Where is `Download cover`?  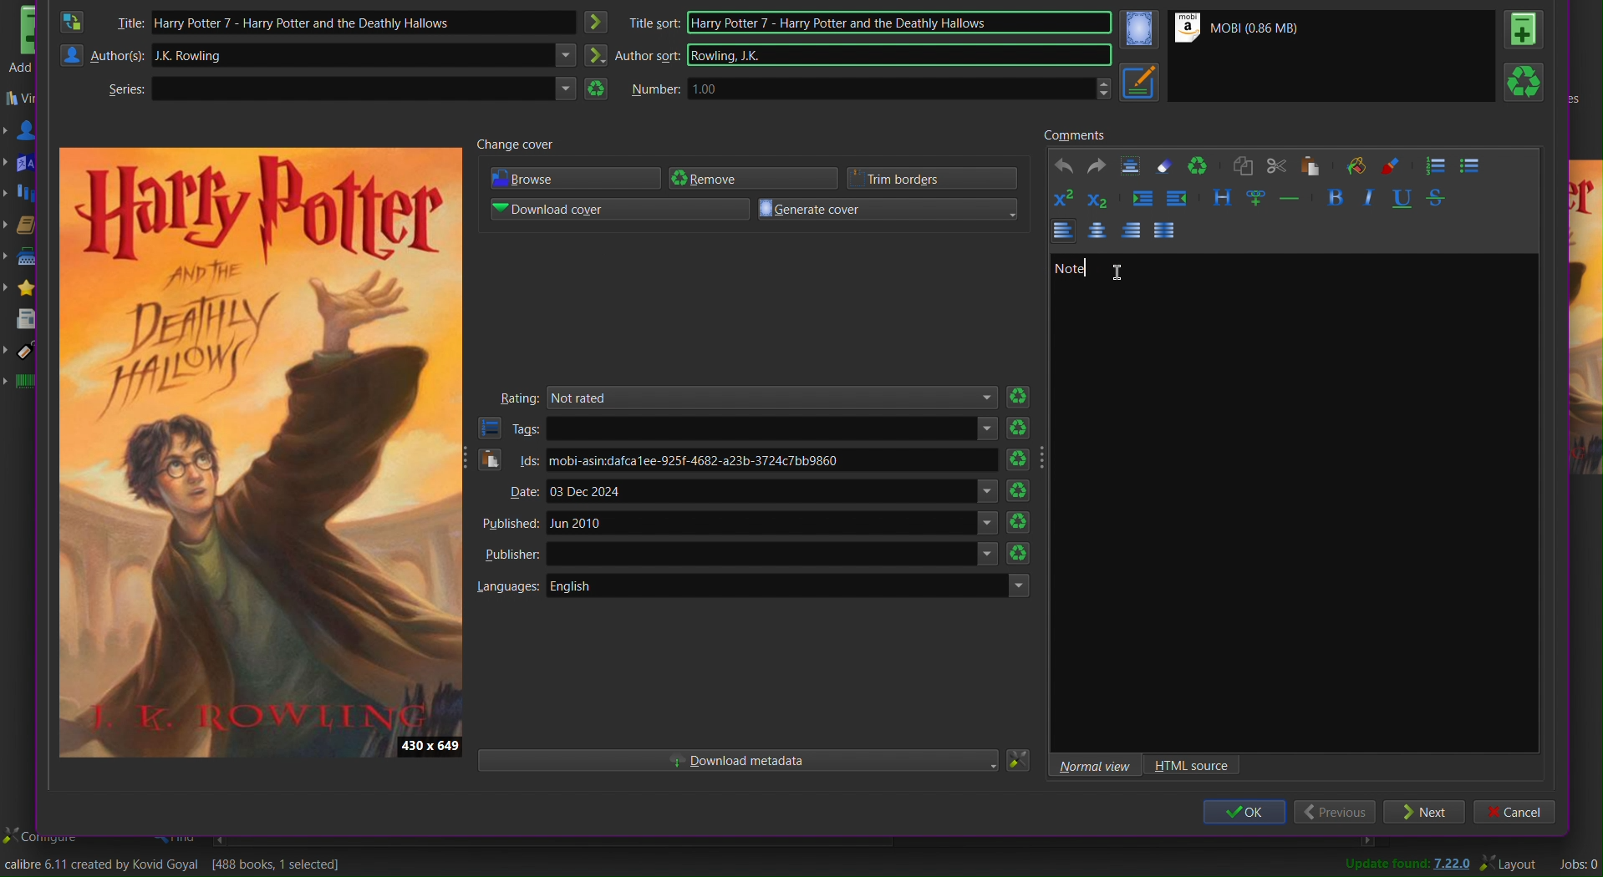 Download cover is located at coordinates (622, 209).